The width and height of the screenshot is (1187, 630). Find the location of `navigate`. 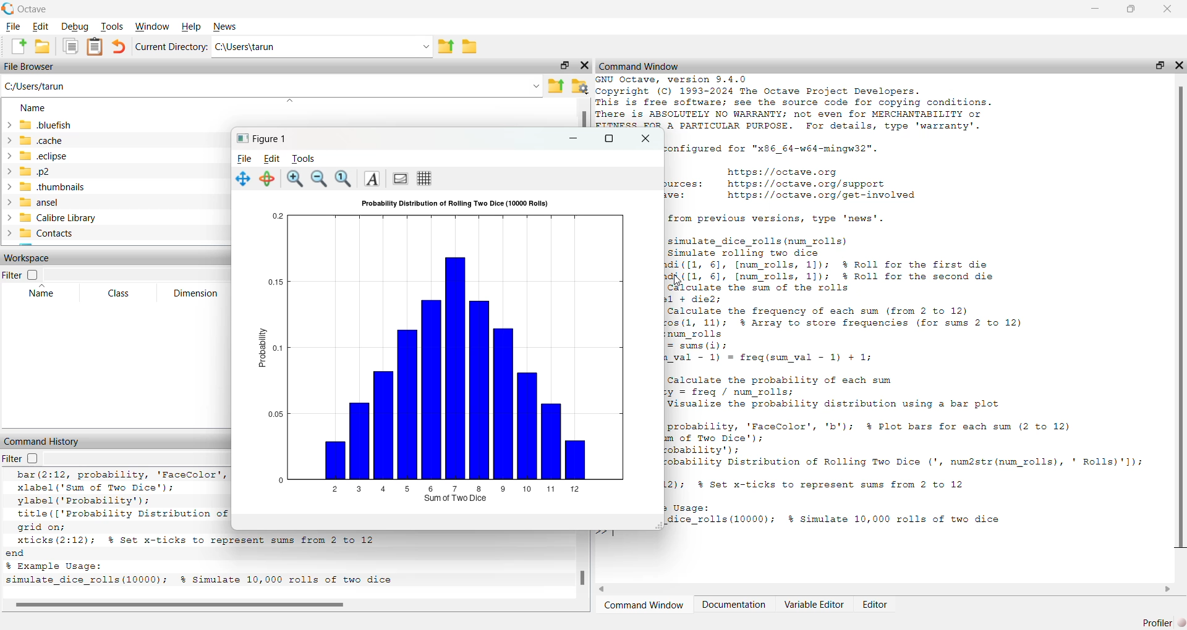

navigate is located at coordinates (241, 178).